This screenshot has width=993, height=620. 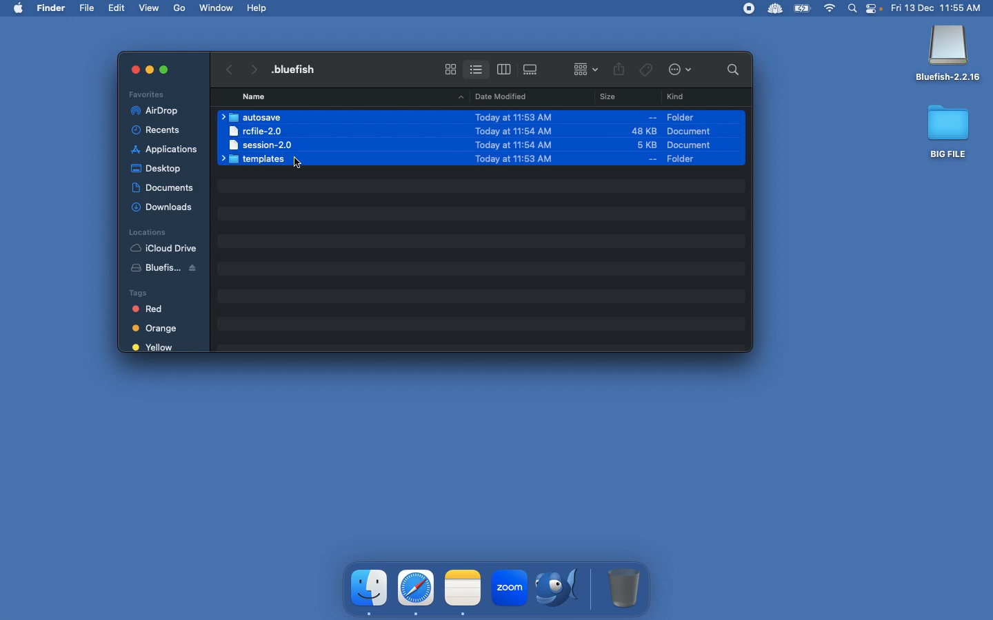 What do you see at coordinates (161, 130) in the screenshot?
I see `recent` at bounding box center [161, 130].